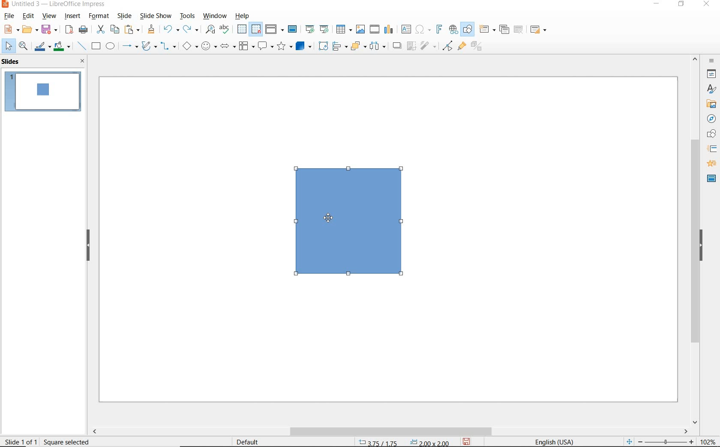 The width and height of the screenshot is (720, 447). Describe the element at coordinates (226, 31) in the screenshot. I see `spelling` at that location.